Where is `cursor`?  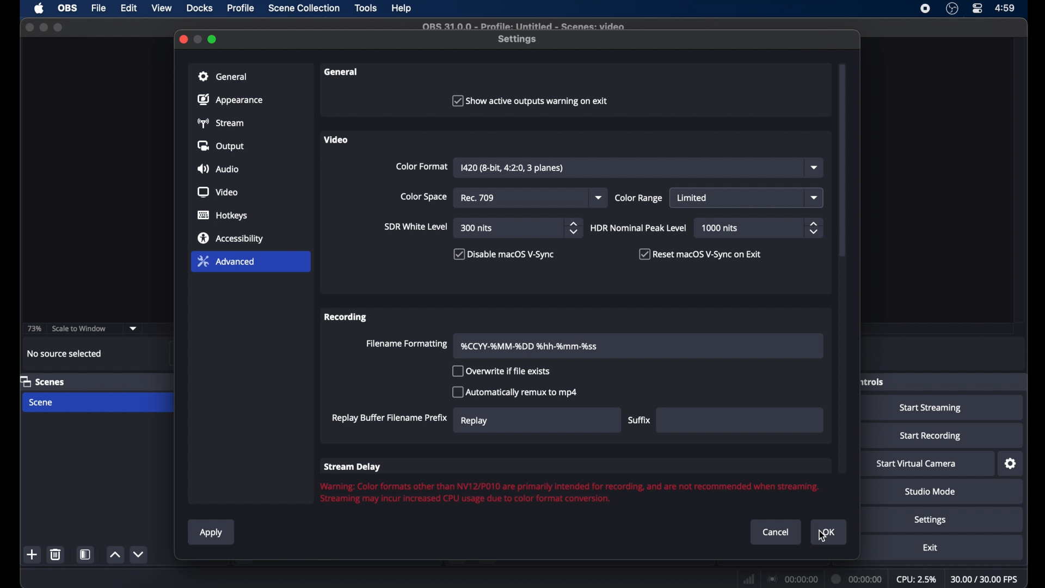 cursor is located at coordinates (822, 535).